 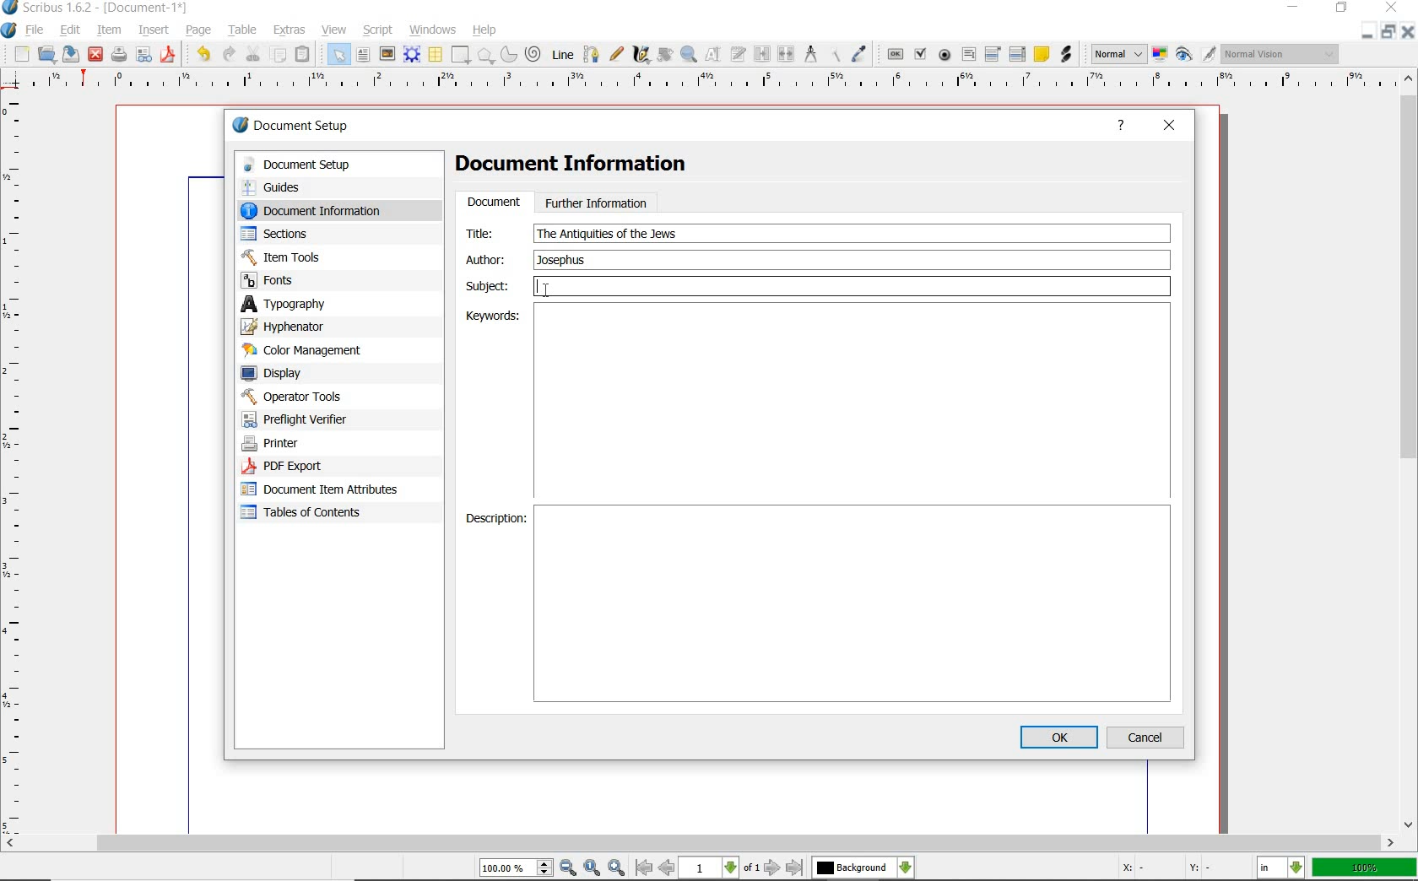 What do you see at coordinates (95, 8) in the screenshot?
I see `system name` at bounding box center [95, 8].